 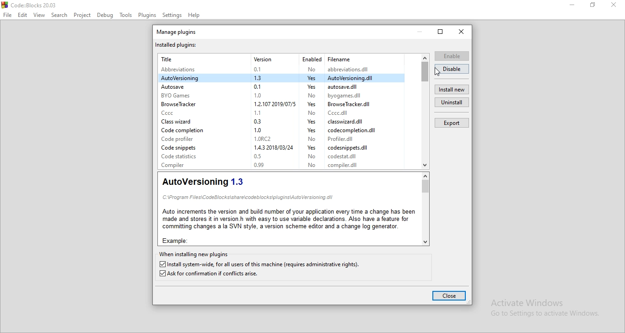 What do you see at coordinates (184, 147) in the screenshot?
I see `Code snippets` at bounding box center [184, 147].